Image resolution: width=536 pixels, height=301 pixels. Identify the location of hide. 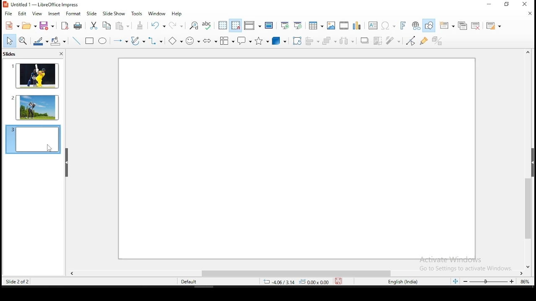
(67, 162).